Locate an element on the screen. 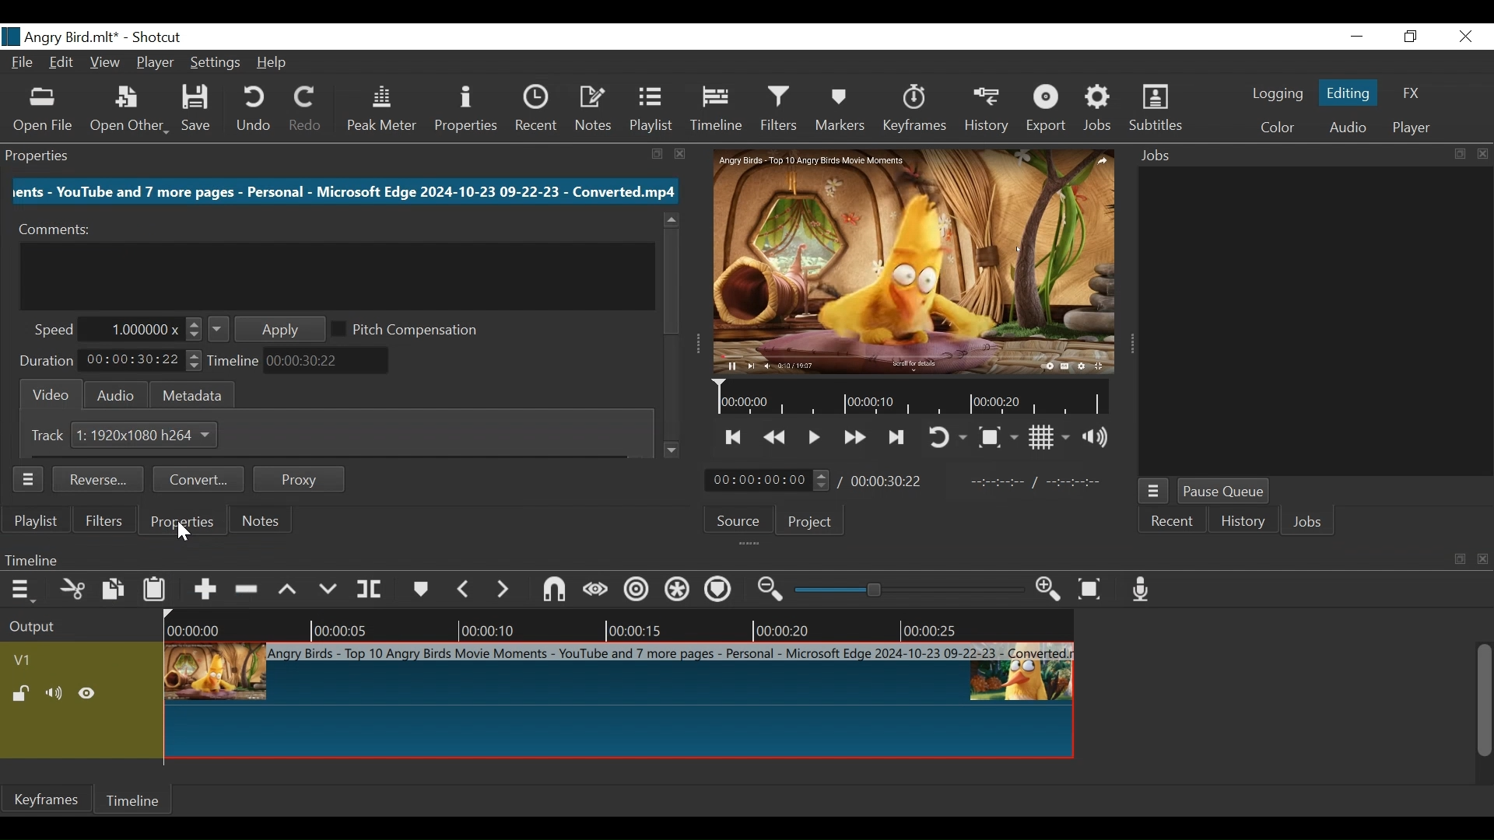  Properties is located at coordinates (466, 111).